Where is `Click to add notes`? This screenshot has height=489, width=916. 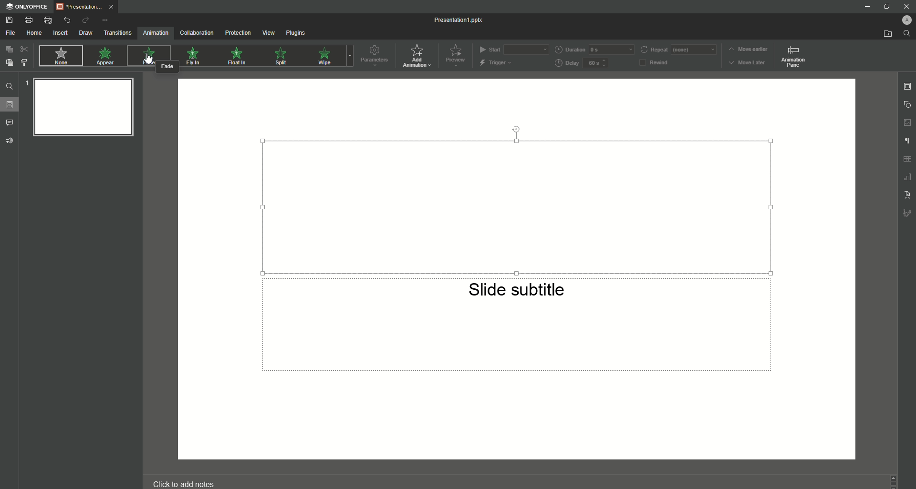
Click to add notes is located at coordinates (186, 483).